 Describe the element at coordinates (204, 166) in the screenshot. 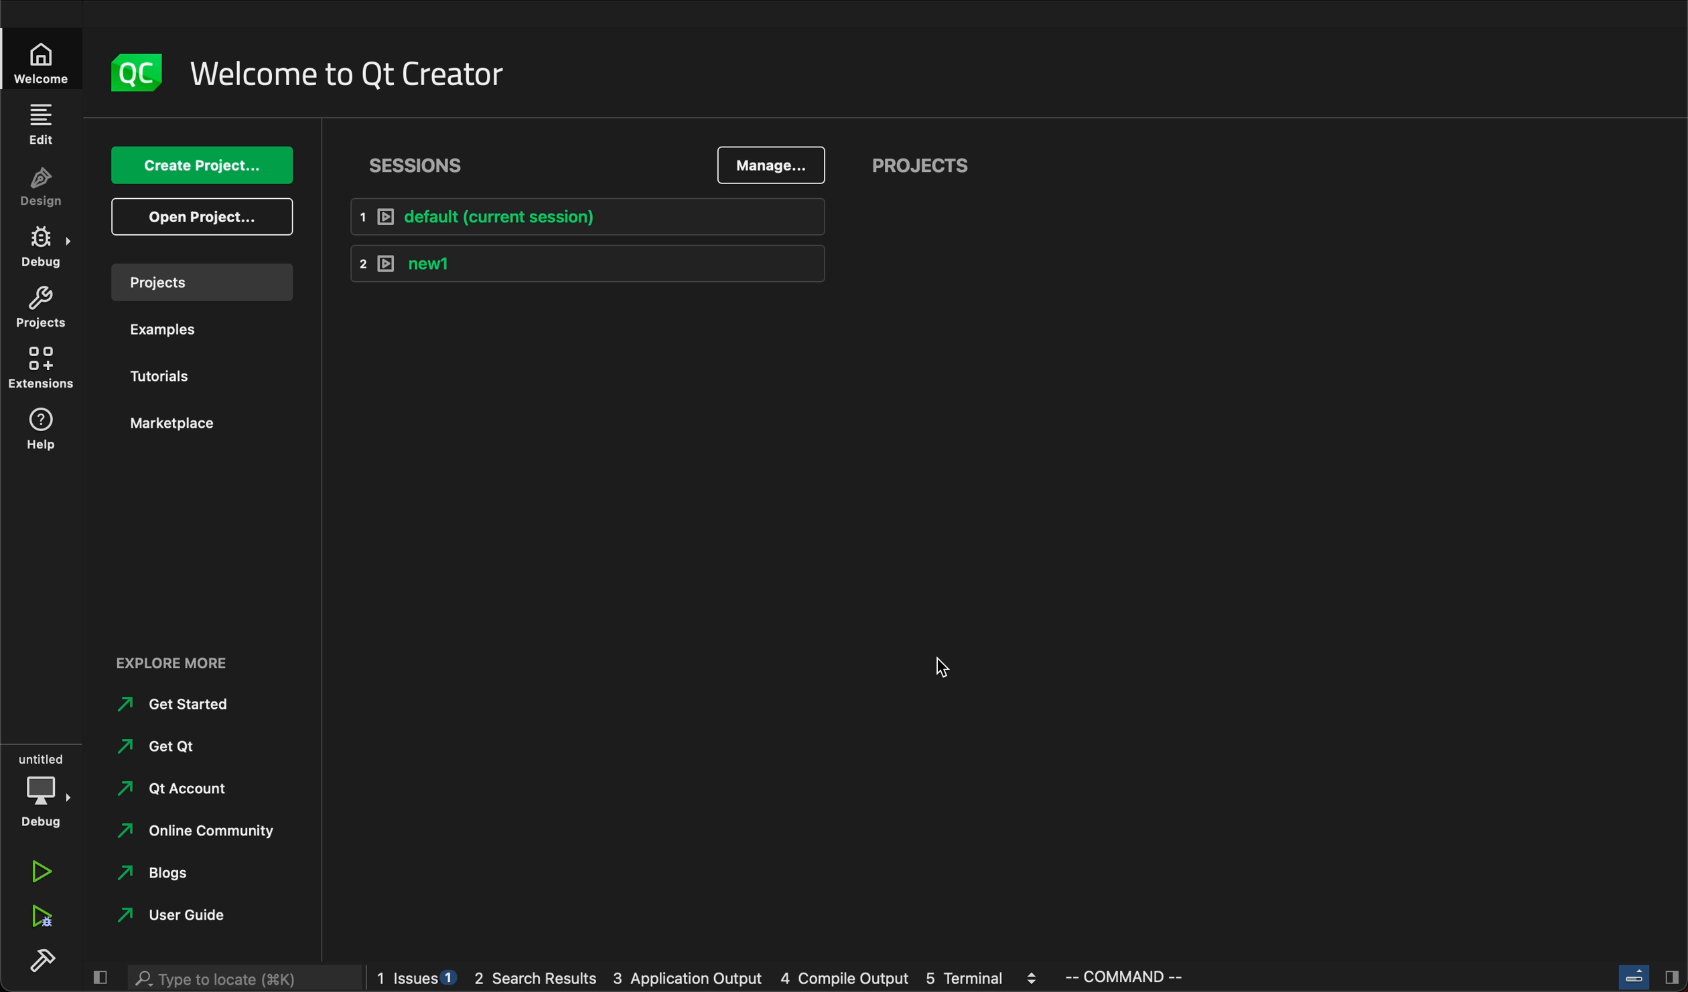

I see `create` at that location.